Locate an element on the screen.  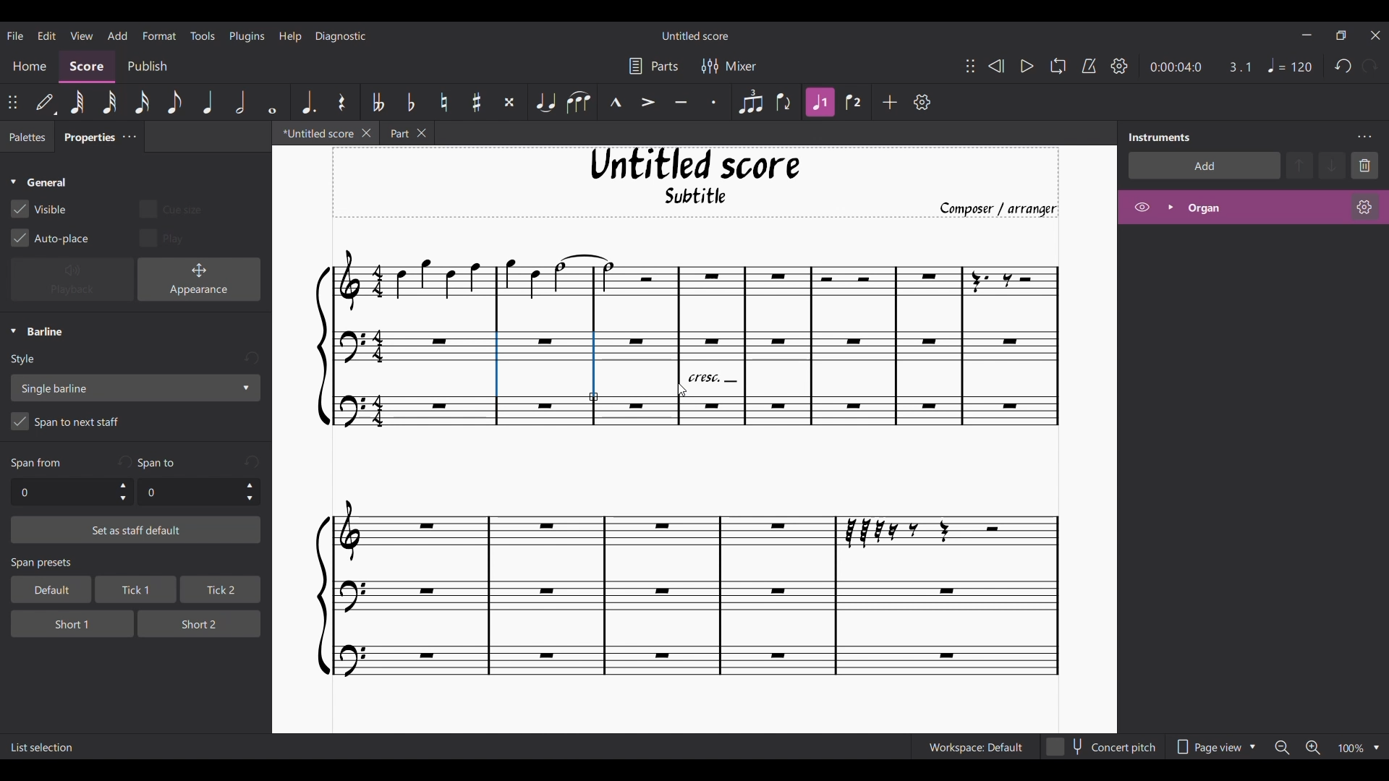
Tie is located at coordinates (545, 102).